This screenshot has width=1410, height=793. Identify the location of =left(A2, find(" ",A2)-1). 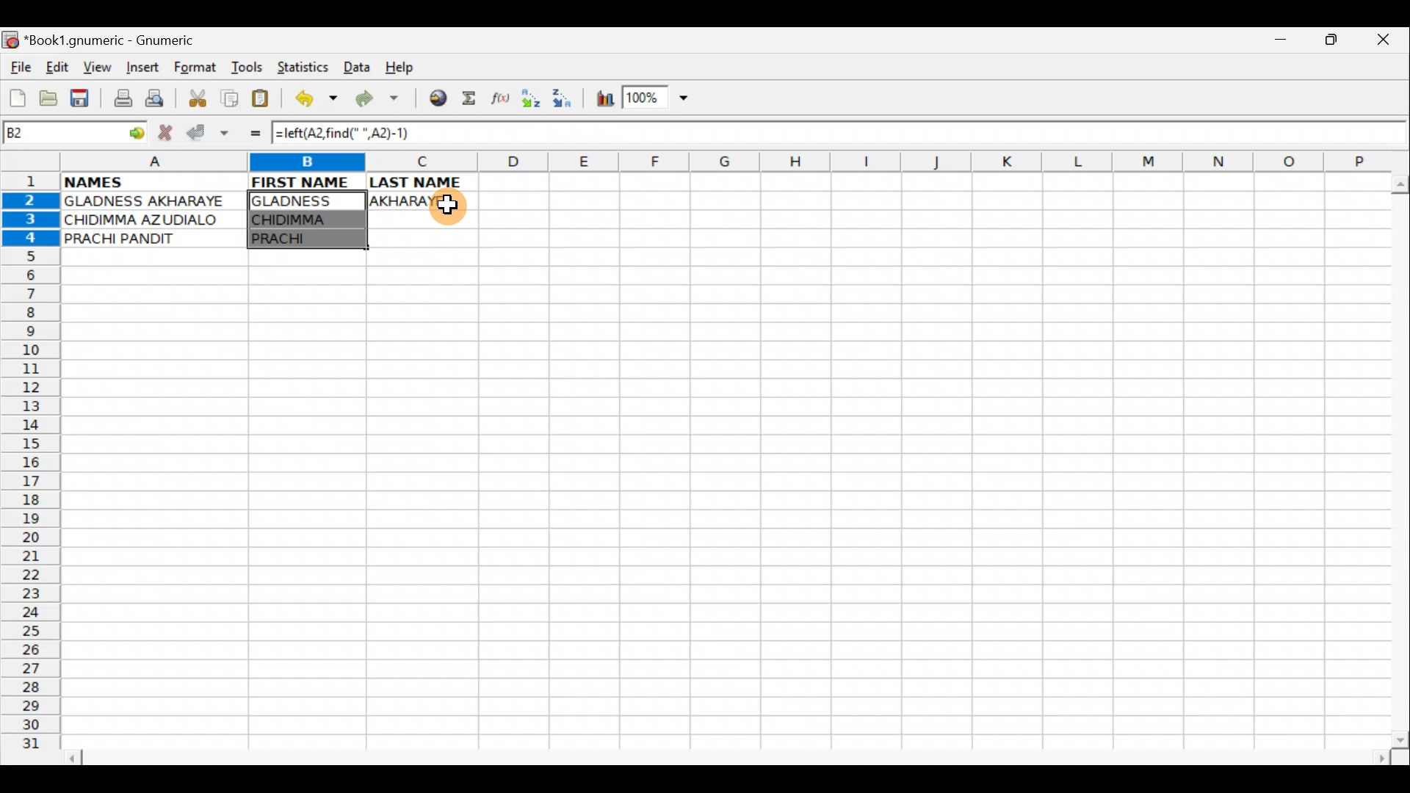
(347, 134).